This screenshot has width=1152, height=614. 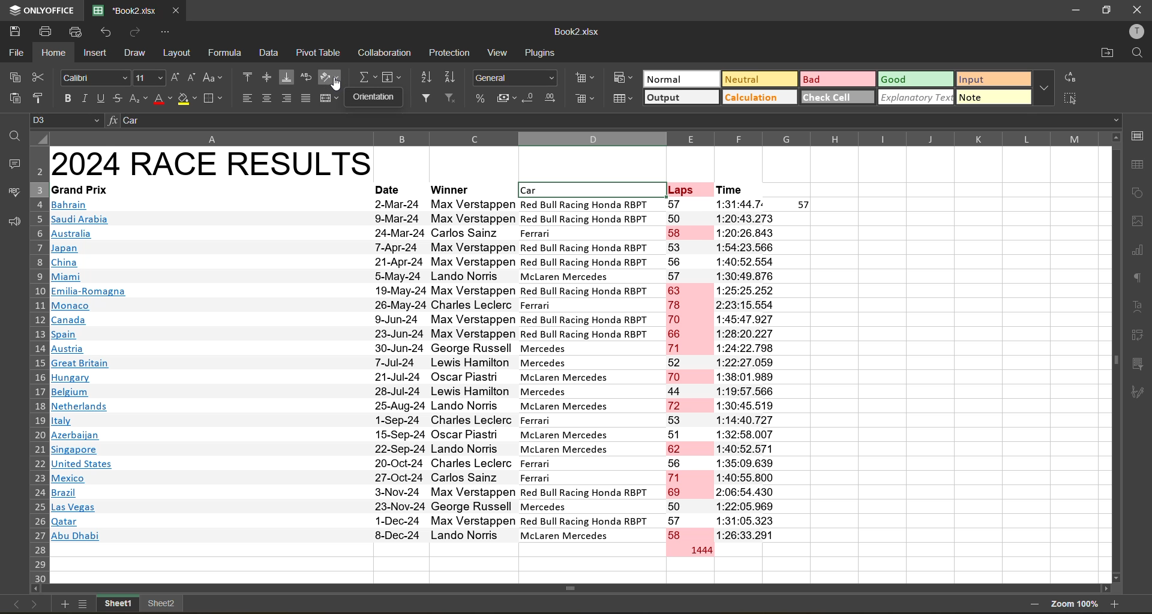 I want to click on remove cells, so click(x=587, y=102).